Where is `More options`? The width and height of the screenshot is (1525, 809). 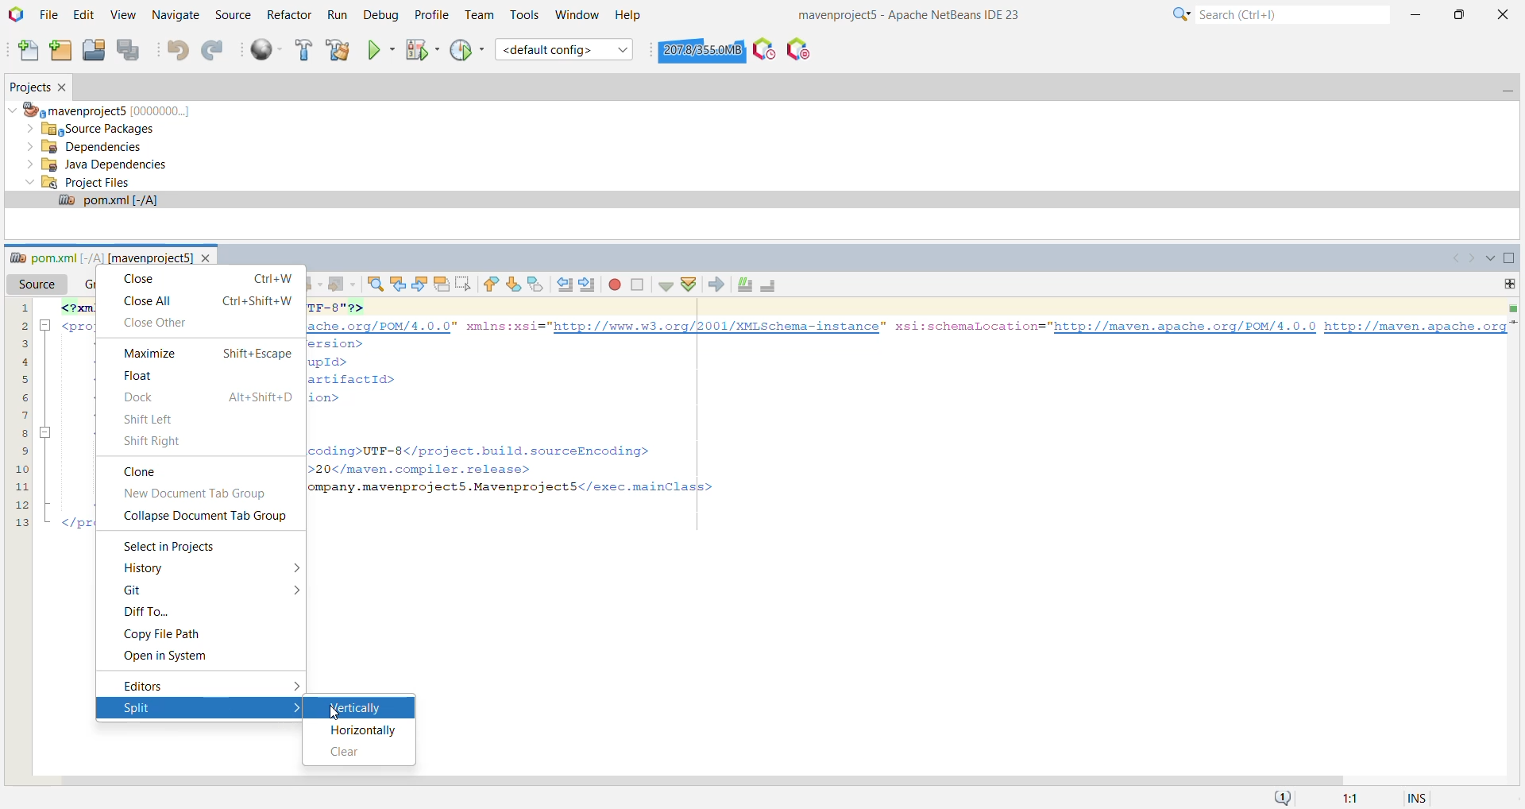
More options is located at coordinates (289, 567).